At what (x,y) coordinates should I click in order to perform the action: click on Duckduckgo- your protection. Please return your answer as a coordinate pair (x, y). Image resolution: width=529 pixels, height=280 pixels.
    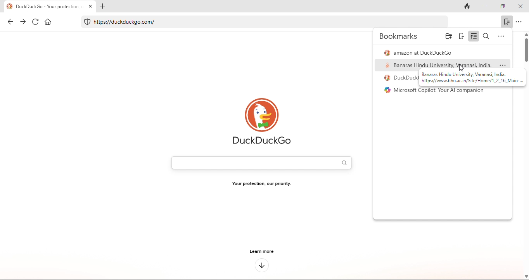
    Looking at the image, I should click on (52, 6).